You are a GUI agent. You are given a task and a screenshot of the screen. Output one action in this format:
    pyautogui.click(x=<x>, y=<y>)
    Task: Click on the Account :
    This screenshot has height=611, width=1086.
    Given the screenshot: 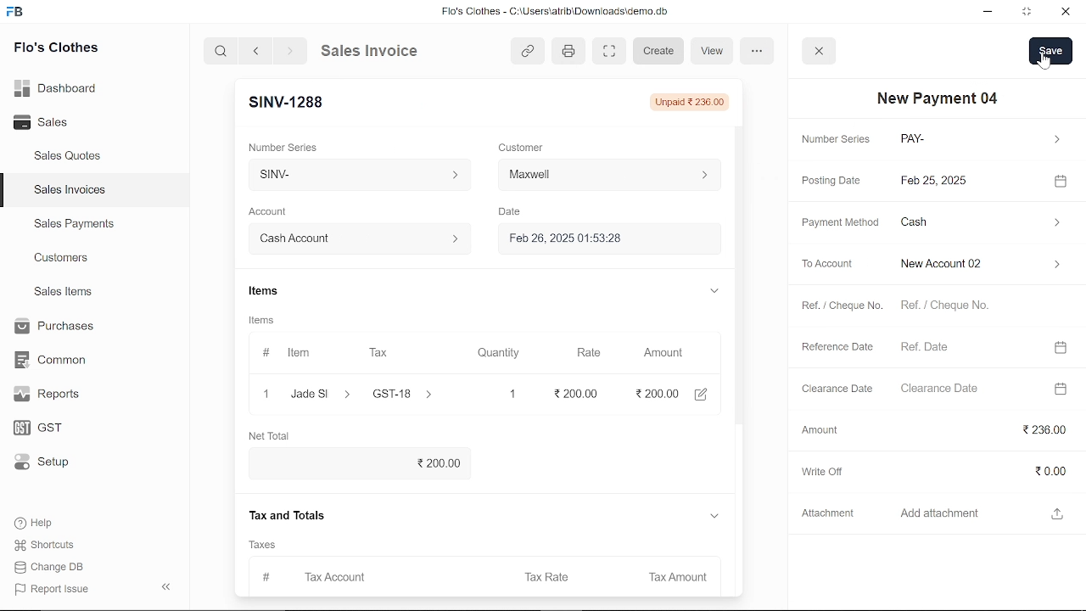 What is the action you would take?
    pyautogui.click(x=358, y=238)
    